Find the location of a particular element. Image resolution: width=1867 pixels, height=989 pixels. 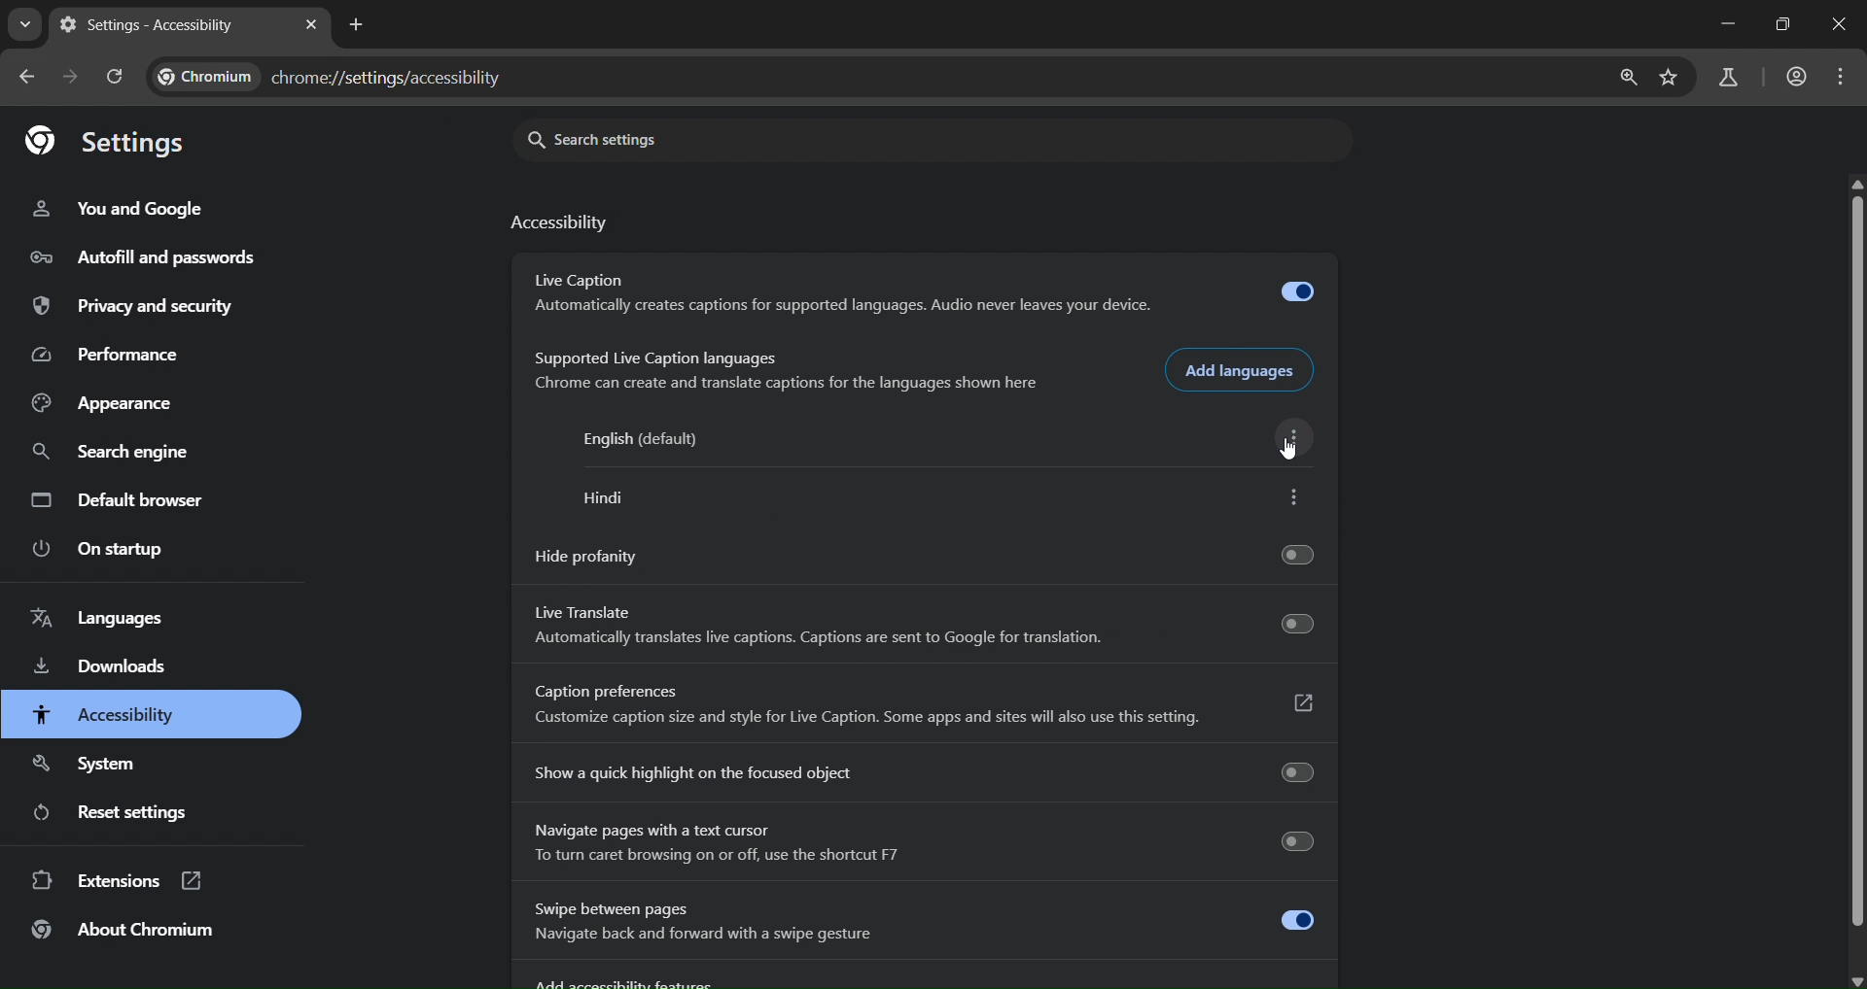

close is located at coordinates (1842, 27).